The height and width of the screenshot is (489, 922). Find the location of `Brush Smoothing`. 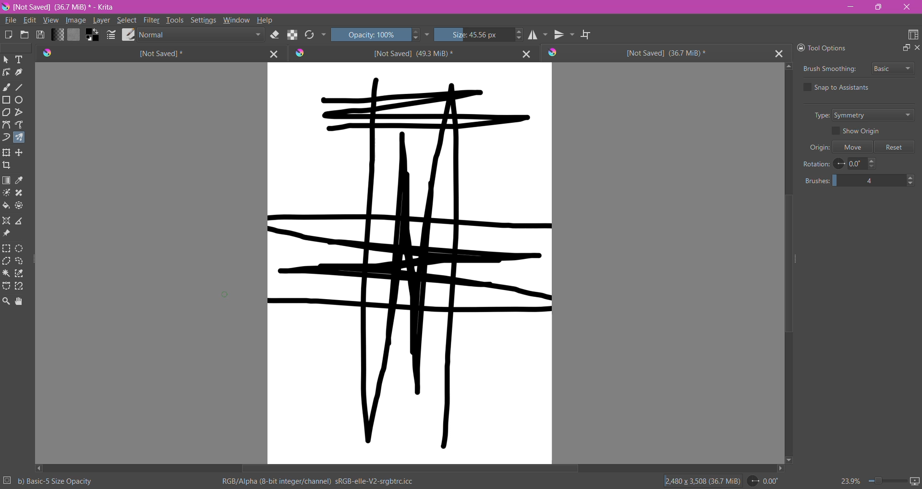

Brush Smoothing is located at coordinates (828, 70).